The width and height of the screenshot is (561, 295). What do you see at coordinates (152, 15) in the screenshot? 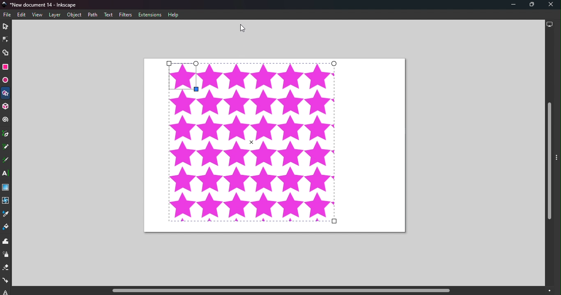
I see `Extensions` at bounding box center [152, 15].